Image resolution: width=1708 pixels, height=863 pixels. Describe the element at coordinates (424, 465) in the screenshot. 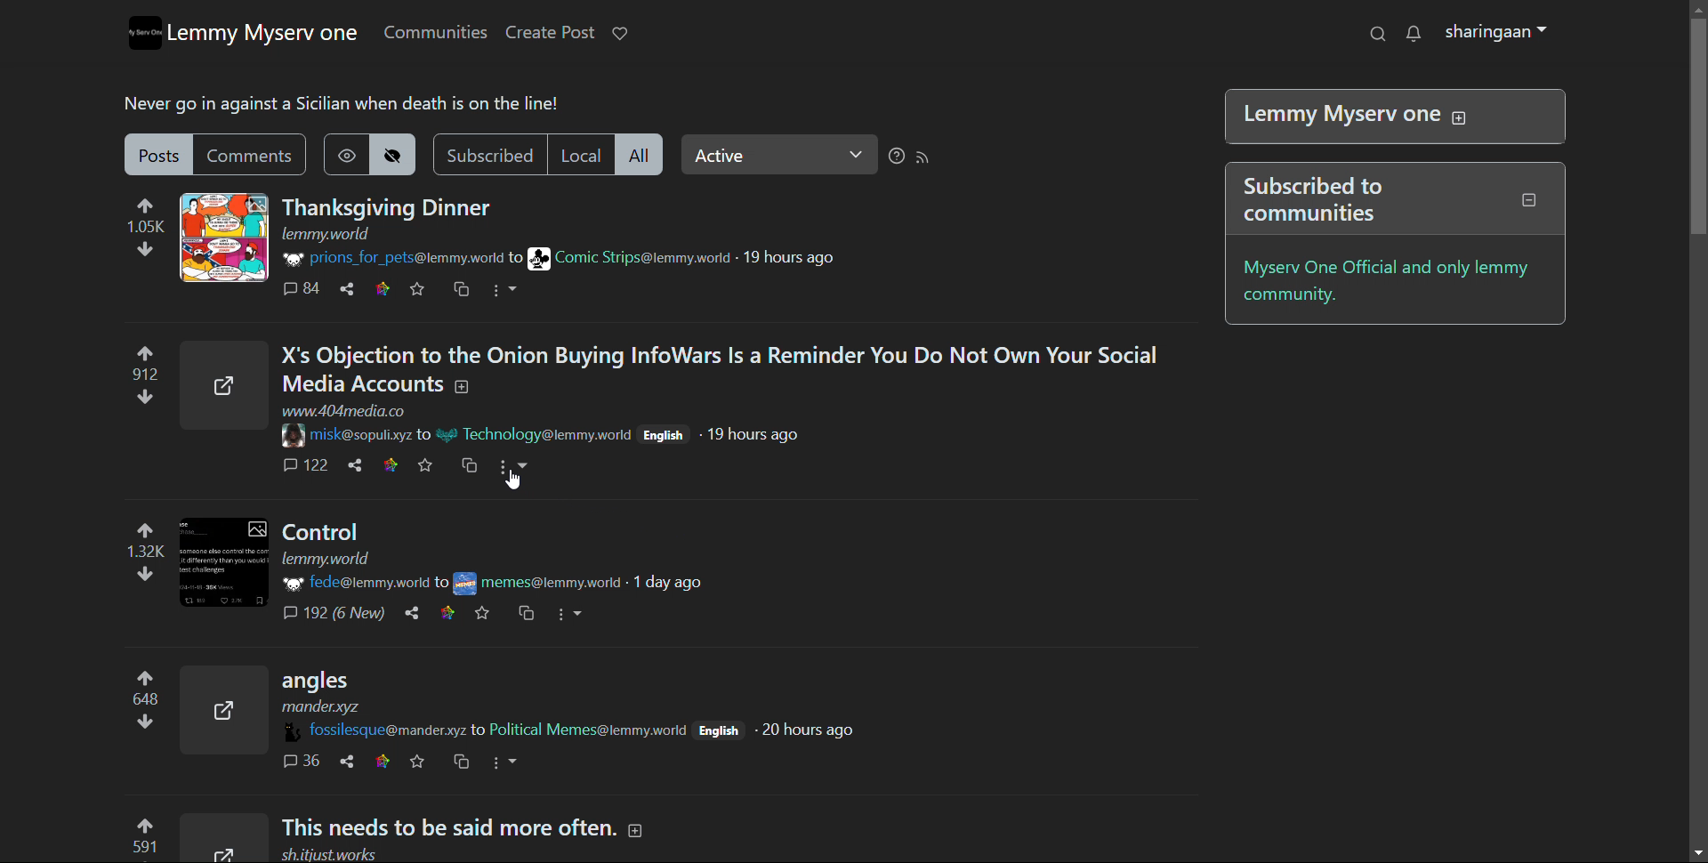

I see `favorite` at that location.